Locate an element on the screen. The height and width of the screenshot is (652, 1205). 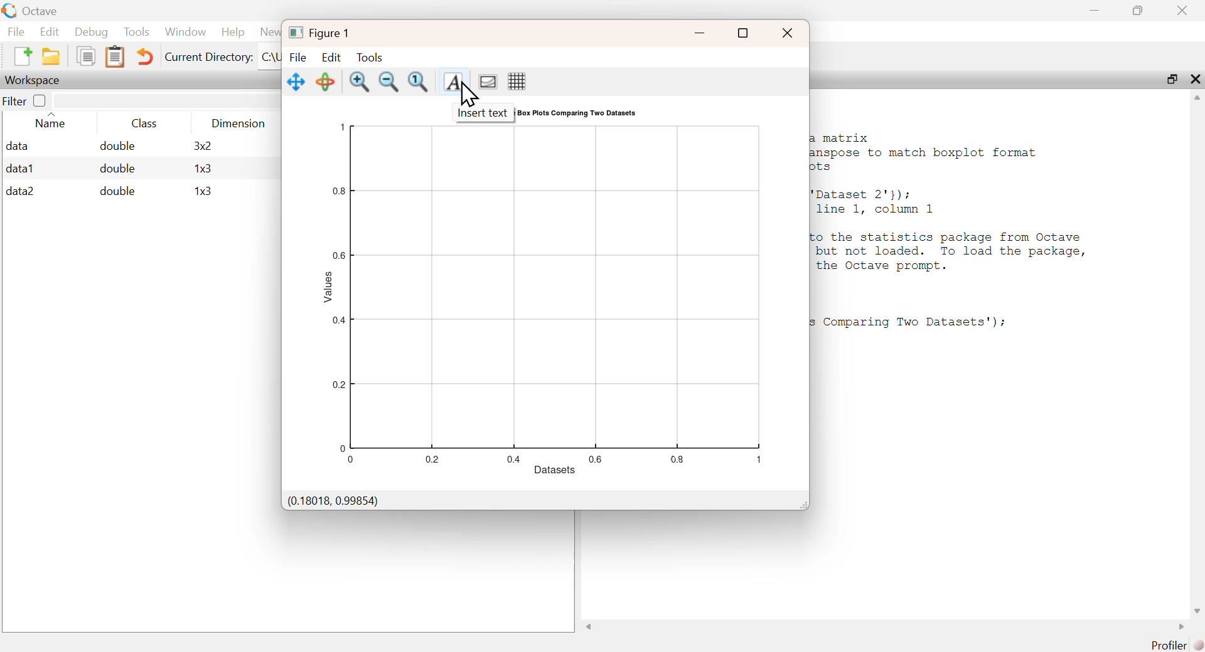
Zoom out is located at coordinates (388, 82).